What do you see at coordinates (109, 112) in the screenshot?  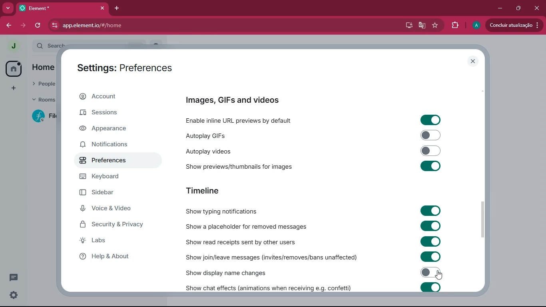 I see `sessions` at bounding box center [109, 112].